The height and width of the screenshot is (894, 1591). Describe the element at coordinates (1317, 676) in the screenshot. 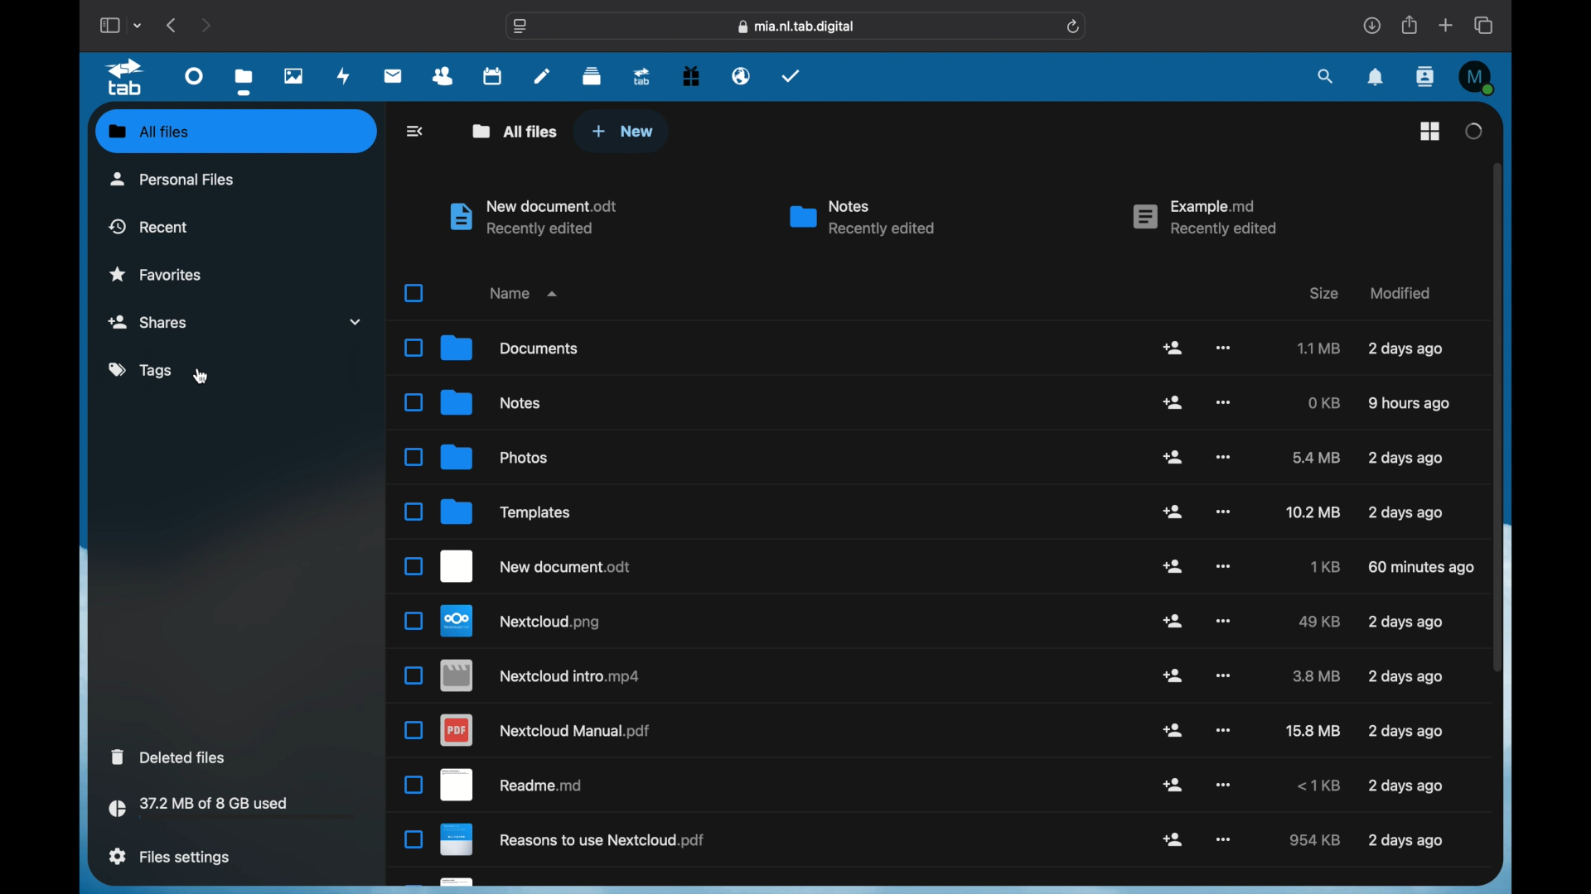

I see `size` at that location.